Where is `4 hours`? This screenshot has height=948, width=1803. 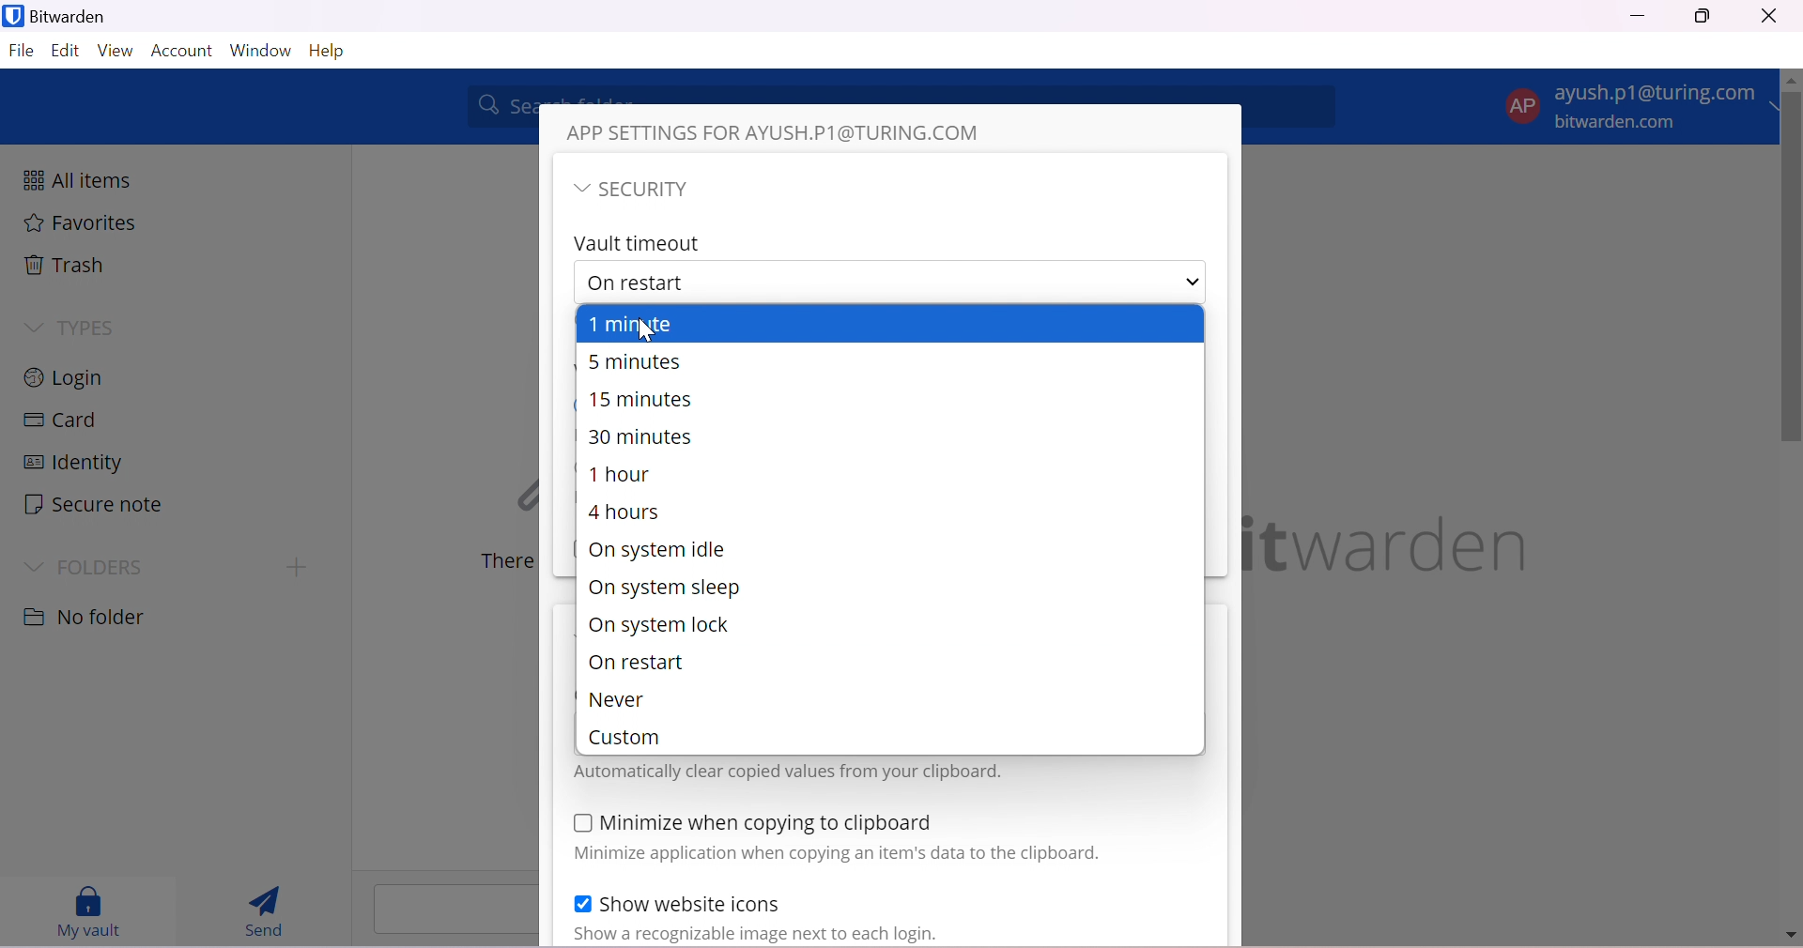
4 hours is located at coordinates (624, 510).